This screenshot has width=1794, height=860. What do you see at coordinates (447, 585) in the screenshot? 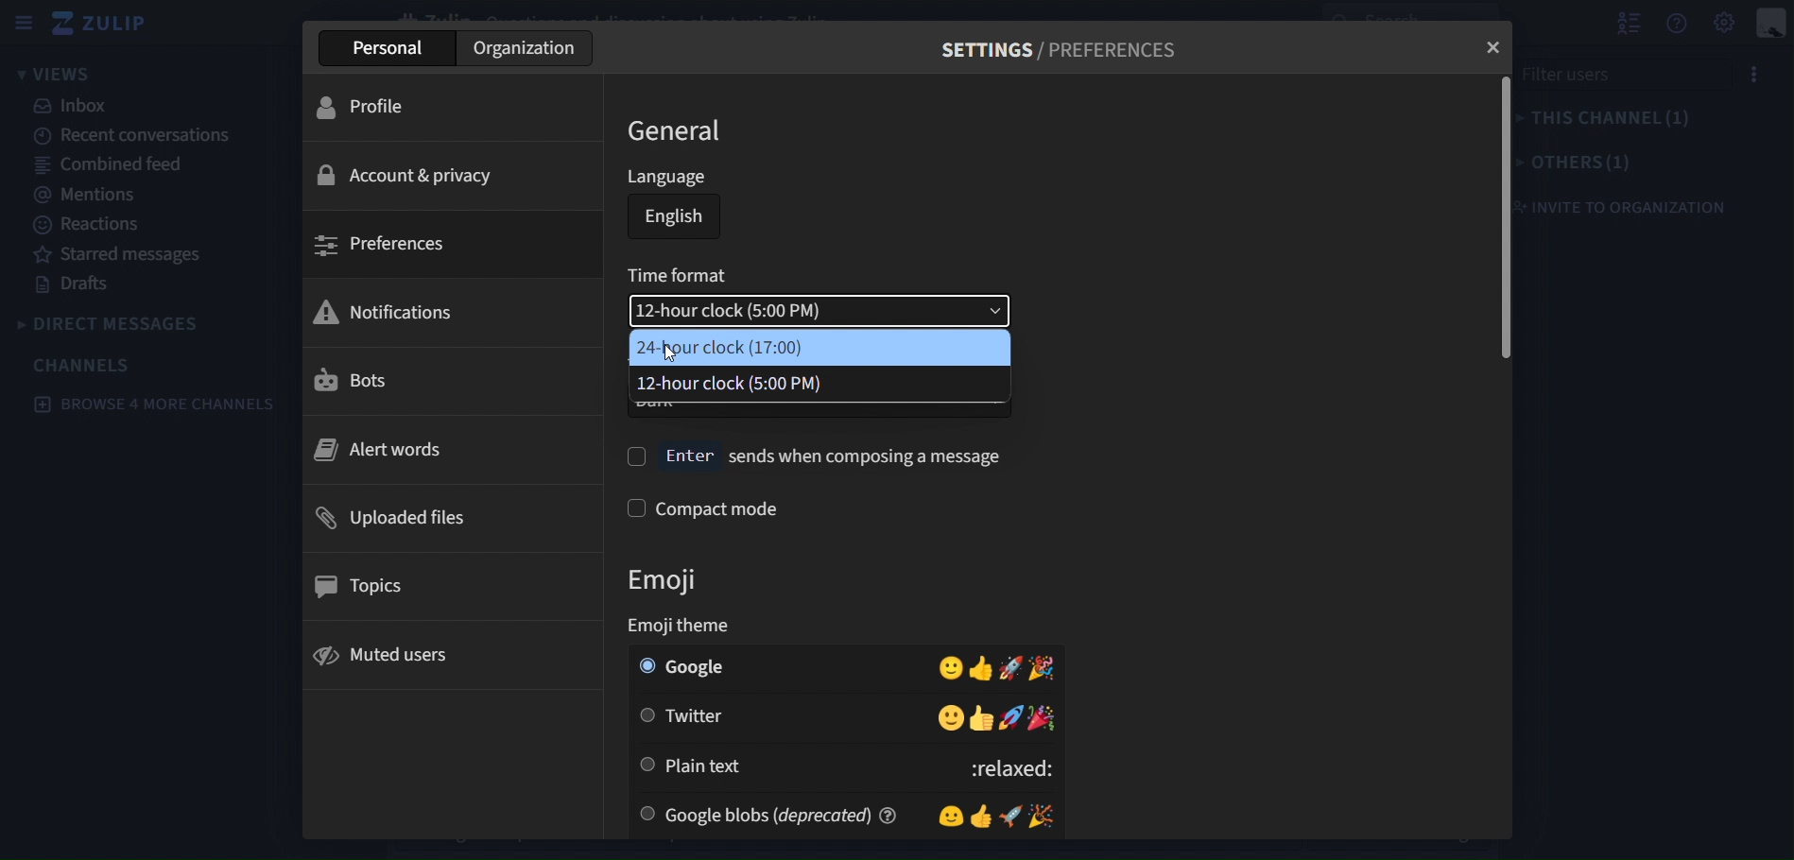
I see `topics` at bounding box center [447, 585].